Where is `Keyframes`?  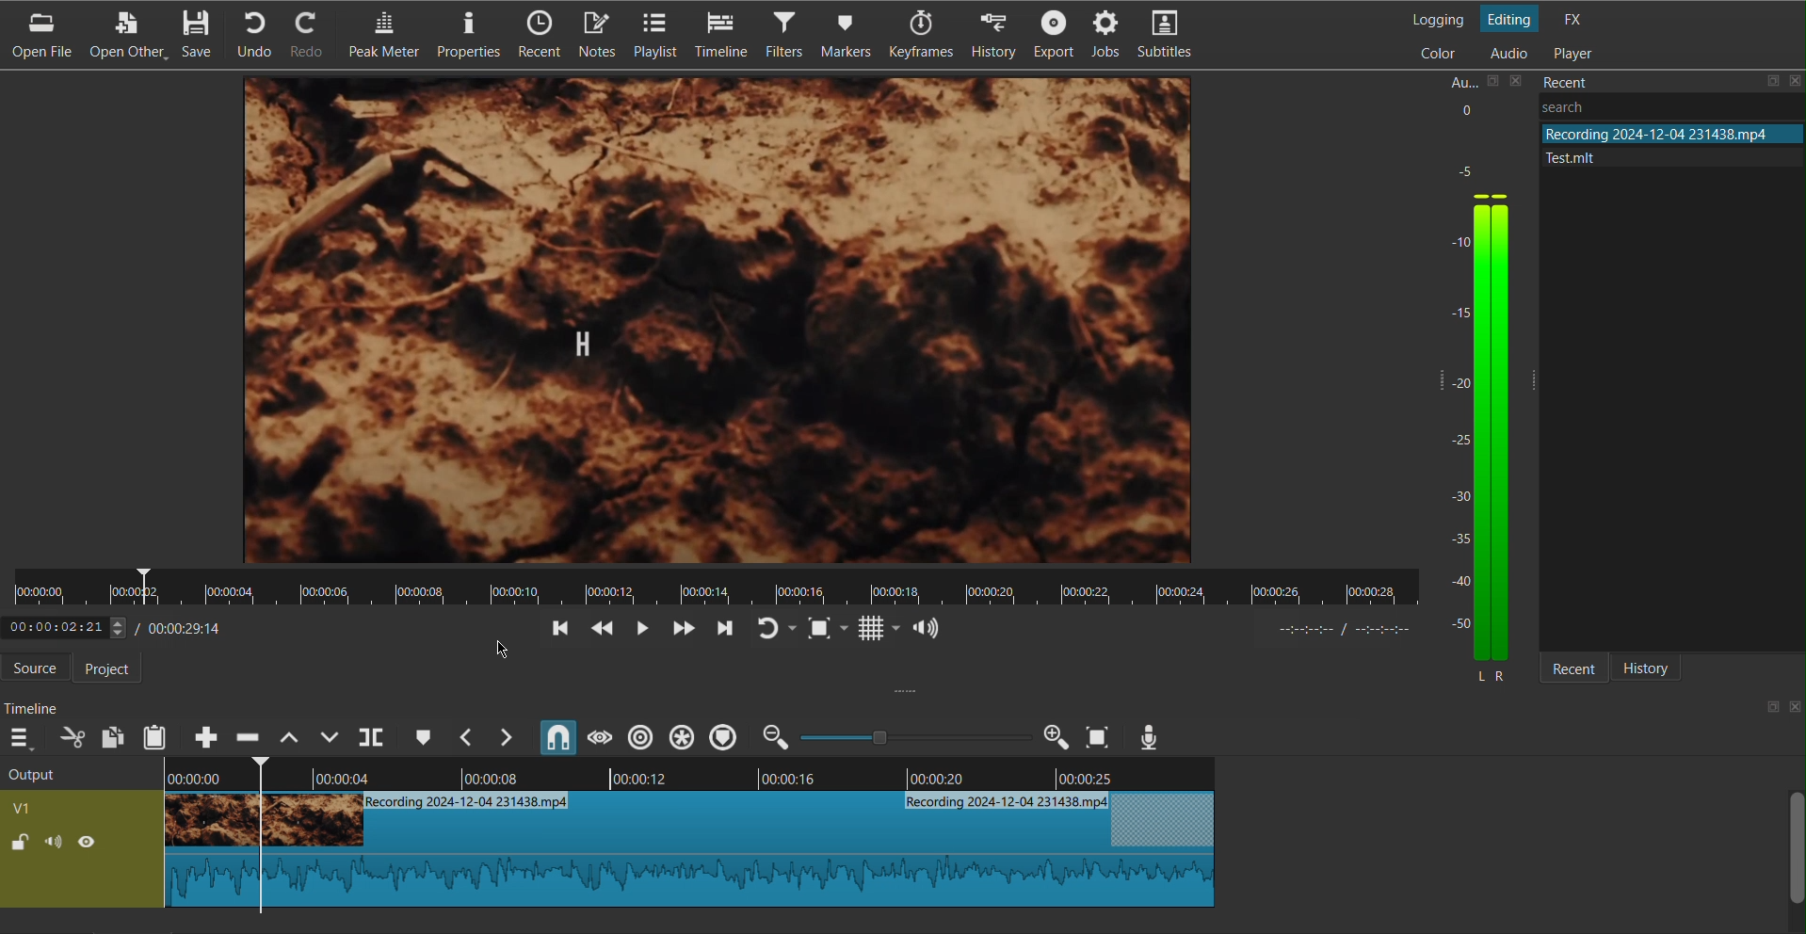 Keyframes is located at coordinates (919, 39).